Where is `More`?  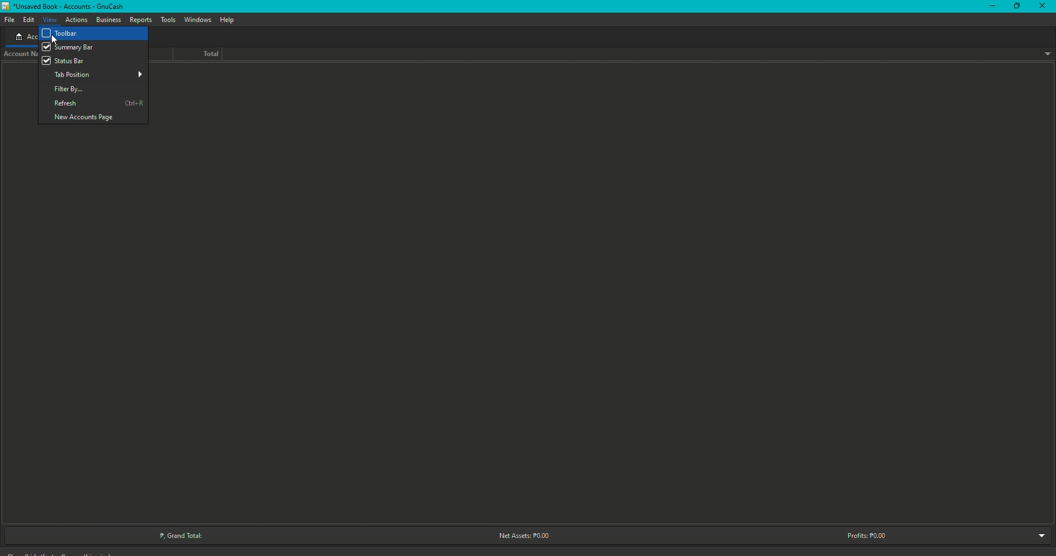 More is located at coordinates (140, 73).